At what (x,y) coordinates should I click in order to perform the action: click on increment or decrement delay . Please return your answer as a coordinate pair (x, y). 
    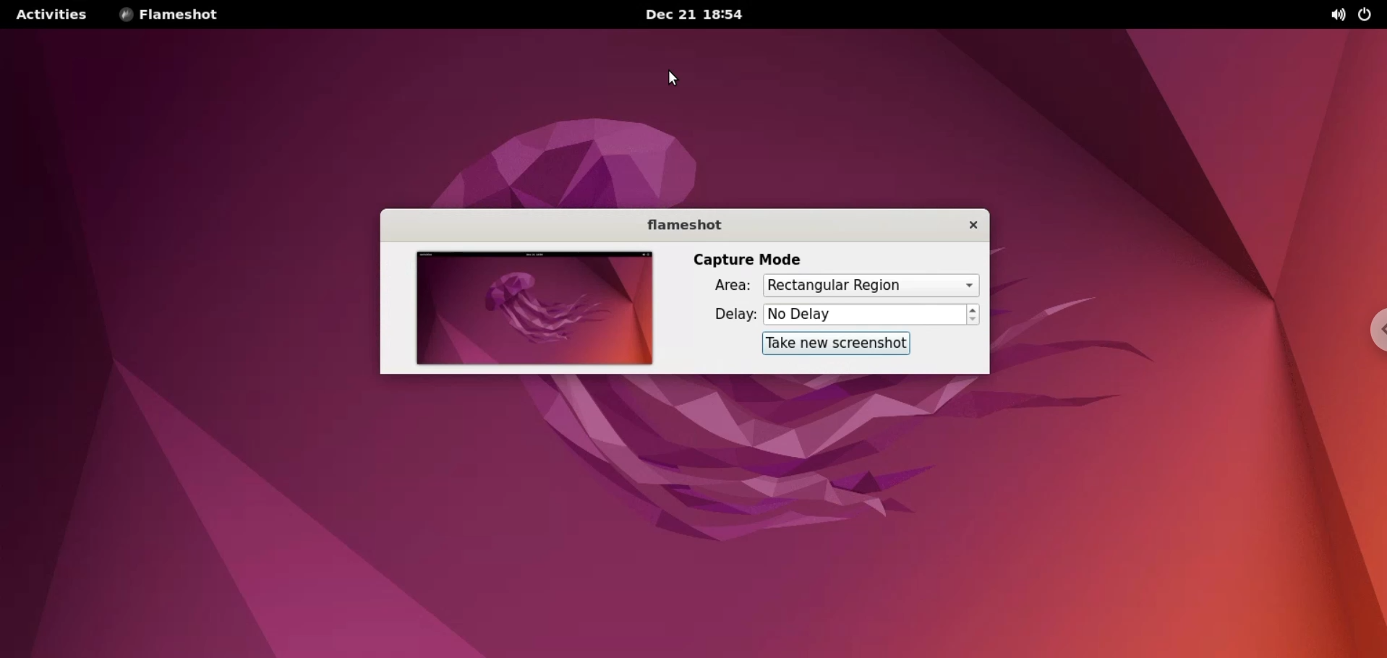
    Looking at the image, I should click on (975, 315).